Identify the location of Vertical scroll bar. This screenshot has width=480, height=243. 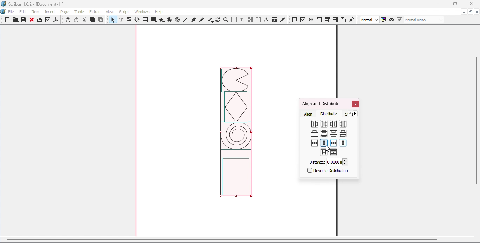
(477, 131).